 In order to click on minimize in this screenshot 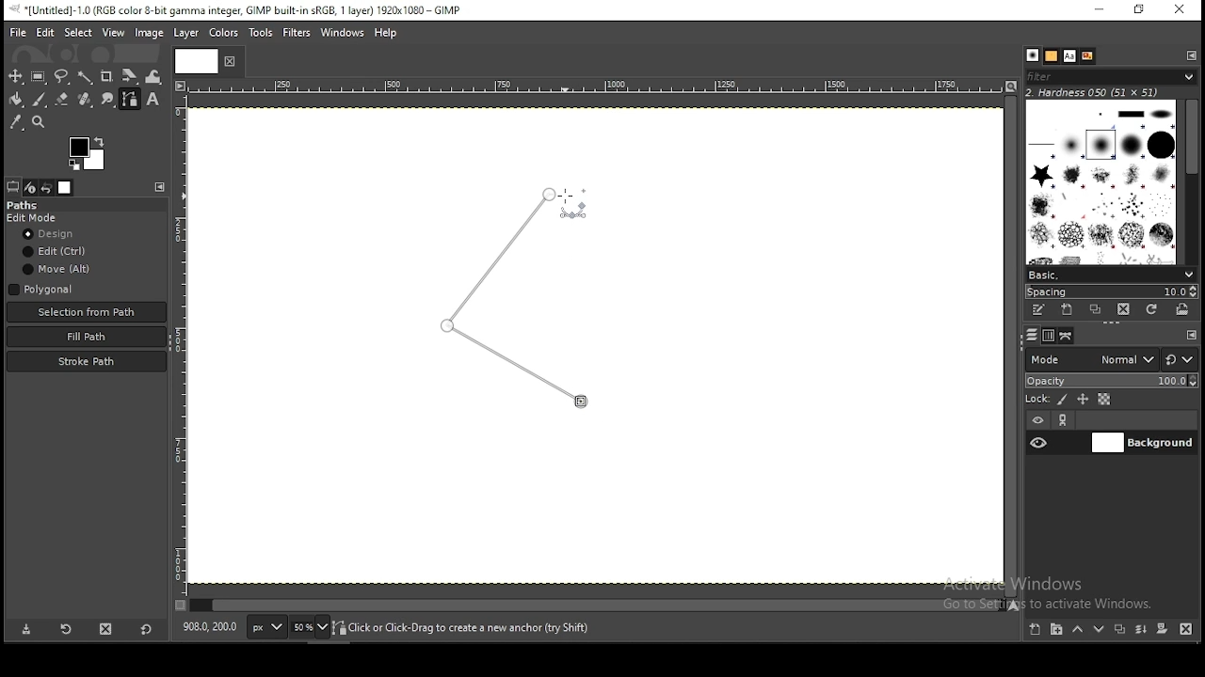, I will do `click(1101, 9)`.